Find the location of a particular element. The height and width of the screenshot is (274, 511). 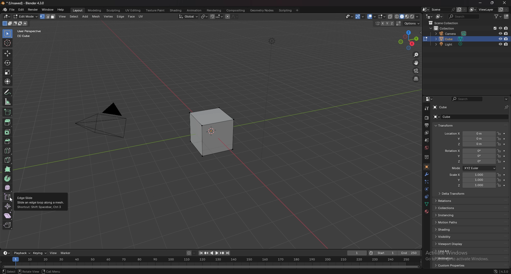

animate property is located at coordinates (504, 180).